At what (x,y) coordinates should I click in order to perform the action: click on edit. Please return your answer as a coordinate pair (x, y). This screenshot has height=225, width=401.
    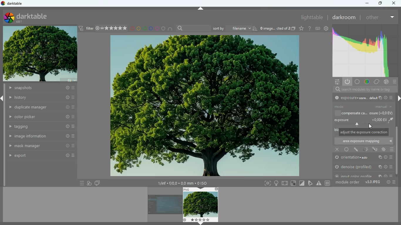
    Looking at the image, I should click on (355, 149).